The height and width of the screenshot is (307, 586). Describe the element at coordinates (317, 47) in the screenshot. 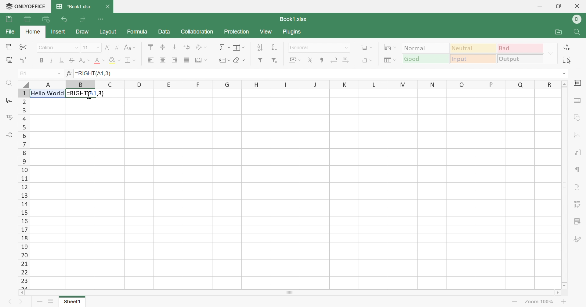

I see `Number format` at that location.